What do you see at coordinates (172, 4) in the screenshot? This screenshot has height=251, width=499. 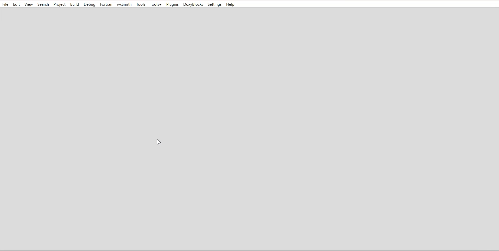 I see `Plugins` at bounding box center [172, 4].